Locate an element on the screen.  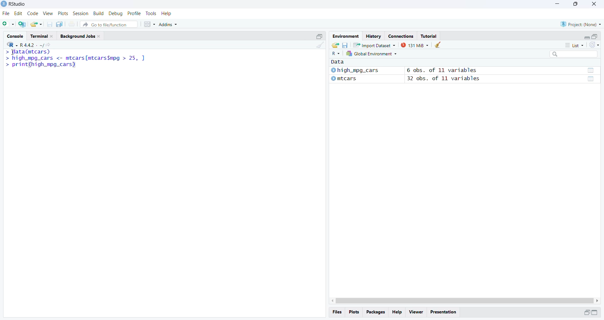
load workspace is located at coordinates (335, 45).